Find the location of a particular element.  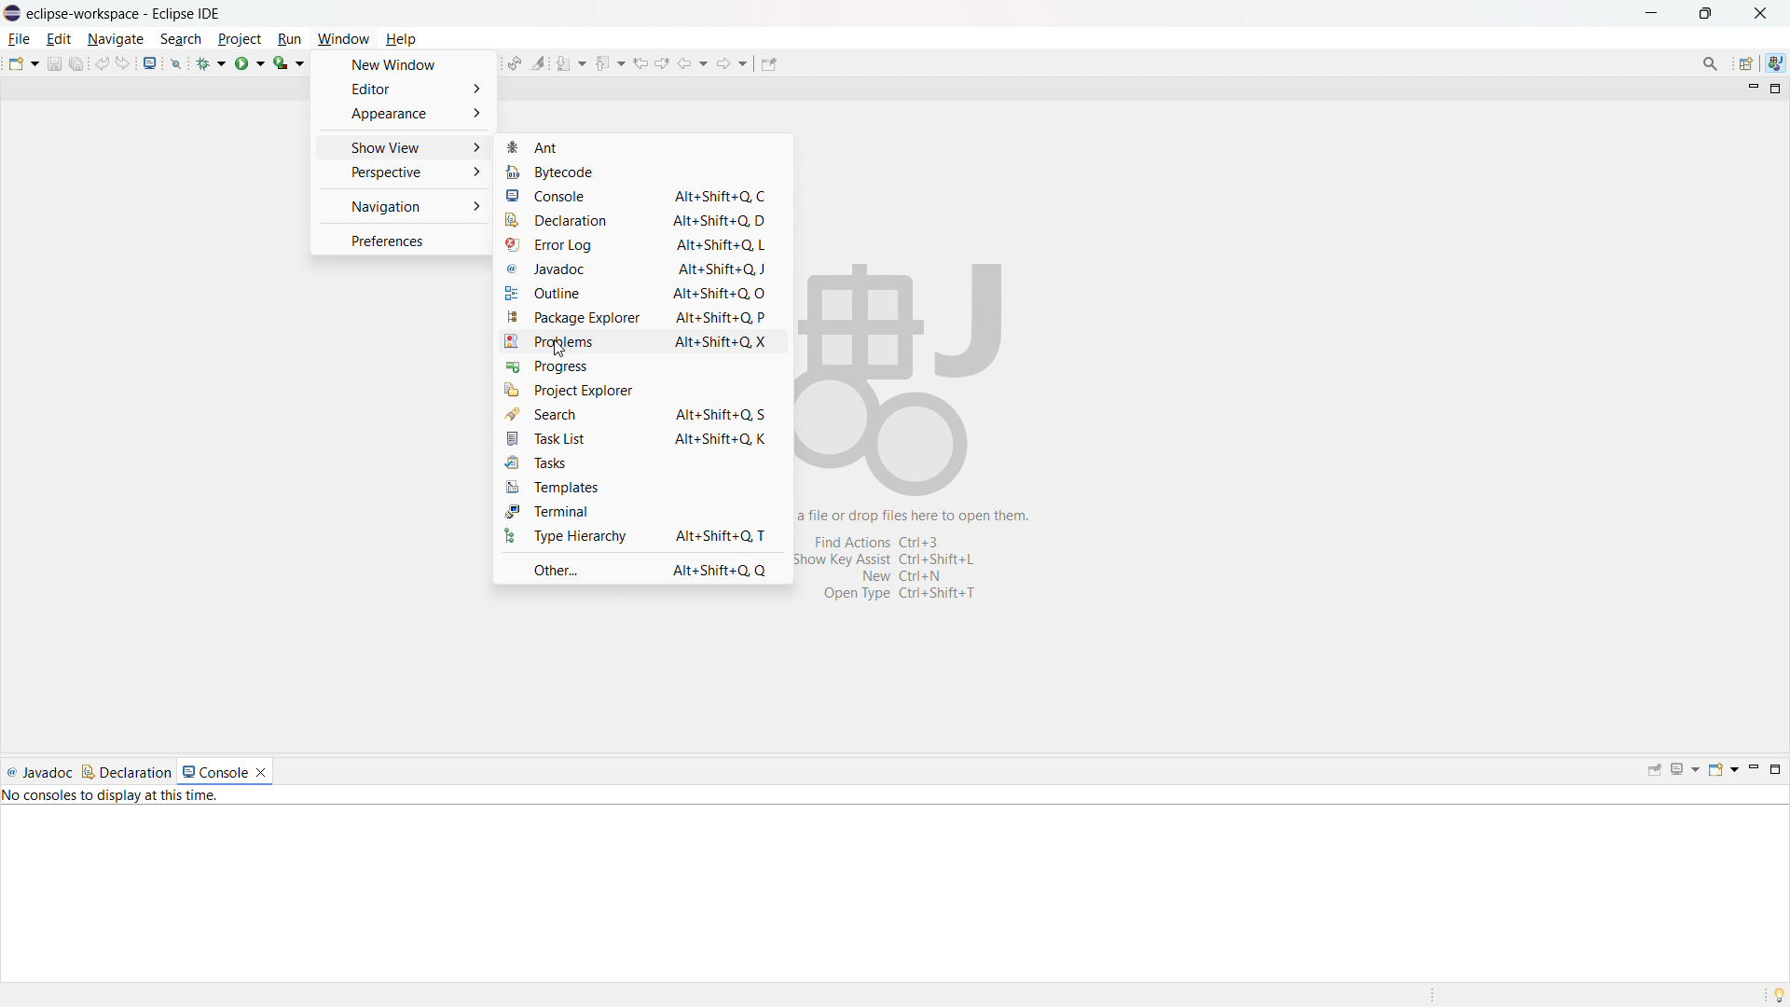

appearance is located at coordinates (404, 114).